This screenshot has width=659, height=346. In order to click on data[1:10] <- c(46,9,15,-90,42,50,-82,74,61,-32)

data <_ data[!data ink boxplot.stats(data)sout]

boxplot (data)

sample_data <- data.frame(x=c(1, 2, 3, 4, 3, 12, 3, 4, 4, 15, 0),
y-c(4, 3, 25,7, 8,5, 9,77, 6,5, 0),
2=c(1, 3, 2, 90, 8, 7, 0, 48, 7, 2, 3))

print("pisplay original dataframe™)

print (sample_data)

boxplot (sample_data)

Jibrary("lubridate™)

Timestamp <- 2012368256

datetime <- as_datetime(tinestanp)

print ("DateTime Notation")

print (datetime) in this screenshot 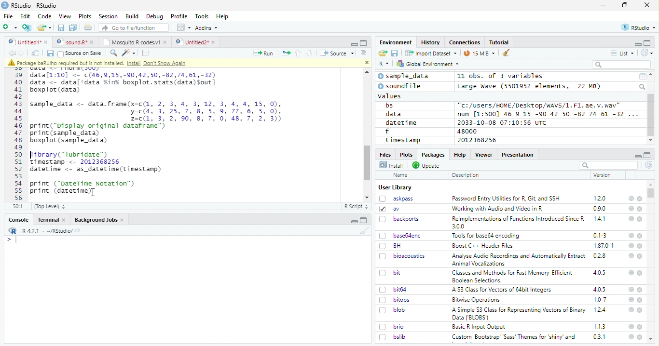, I will do `click(161, 133)`.